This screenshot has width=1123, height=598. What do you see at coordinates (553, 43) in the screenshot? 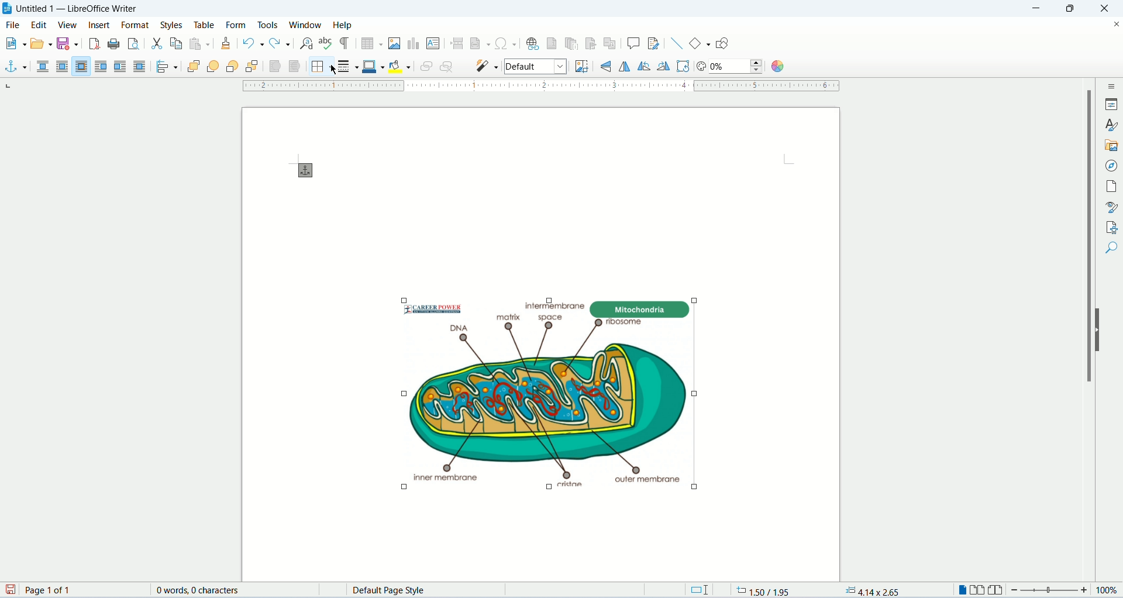
I see `insert footnote` at bounding box center [553, 43].